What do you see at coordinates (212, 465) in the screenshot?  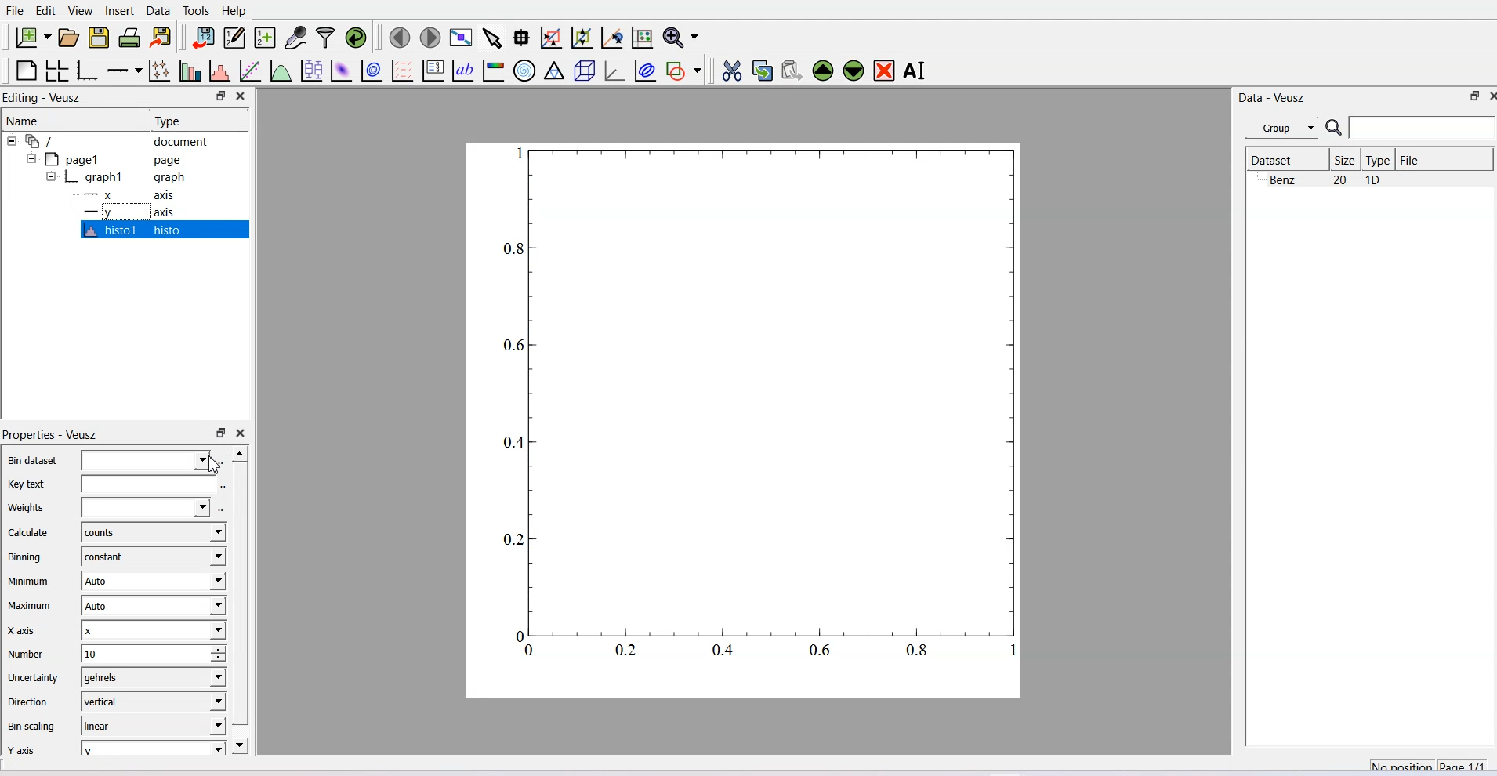 I see `Cursor` at bounding box center [212, 465].